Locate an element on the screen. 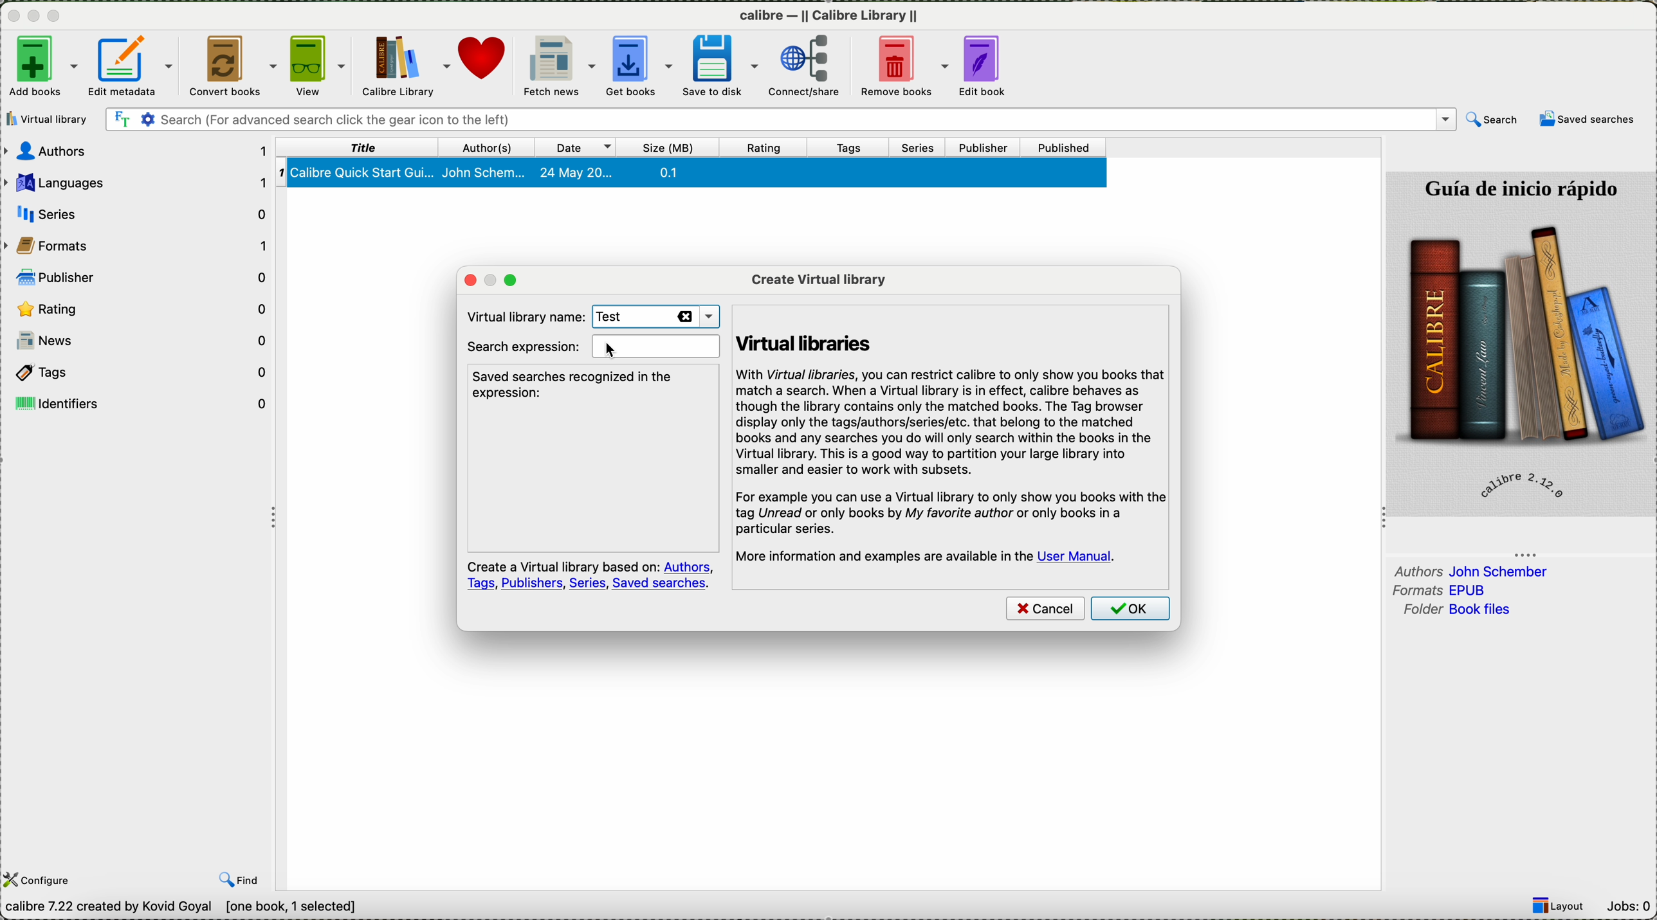 The height and width of the screenshot is (920, 1657). formats is located at coordinates (1445, 591).